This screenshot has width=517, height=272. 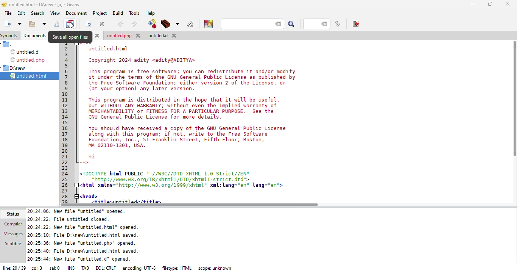 What do you see at coordinates (37, 268) in the screenshot?
I see `column` at bounding box center [37, 268].